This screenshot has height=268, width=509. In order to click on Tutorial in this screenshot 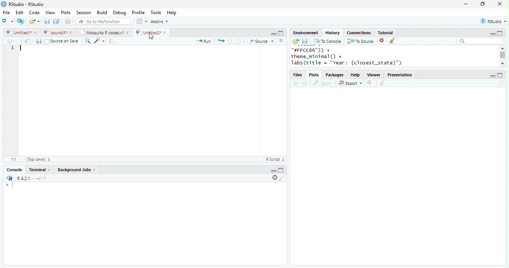, I will do `click(386, 33)`.